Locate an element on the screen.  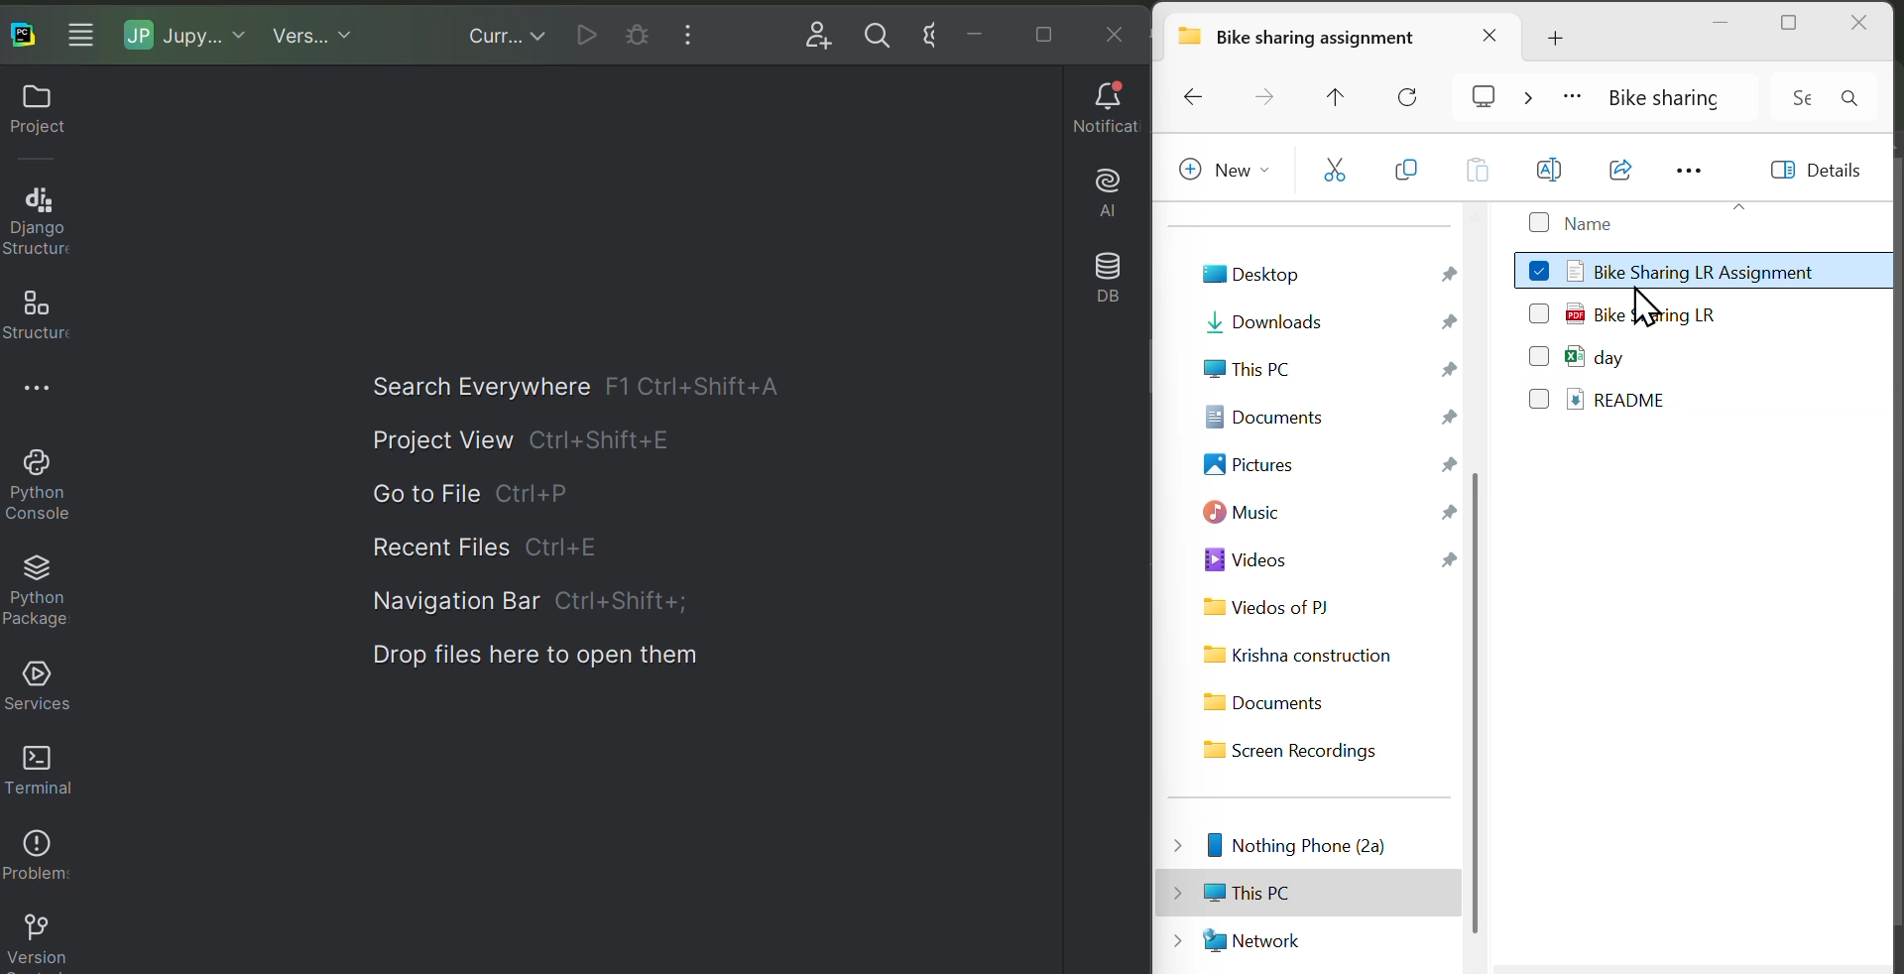
Jupiter notebook is located at coordinates (192, 34).